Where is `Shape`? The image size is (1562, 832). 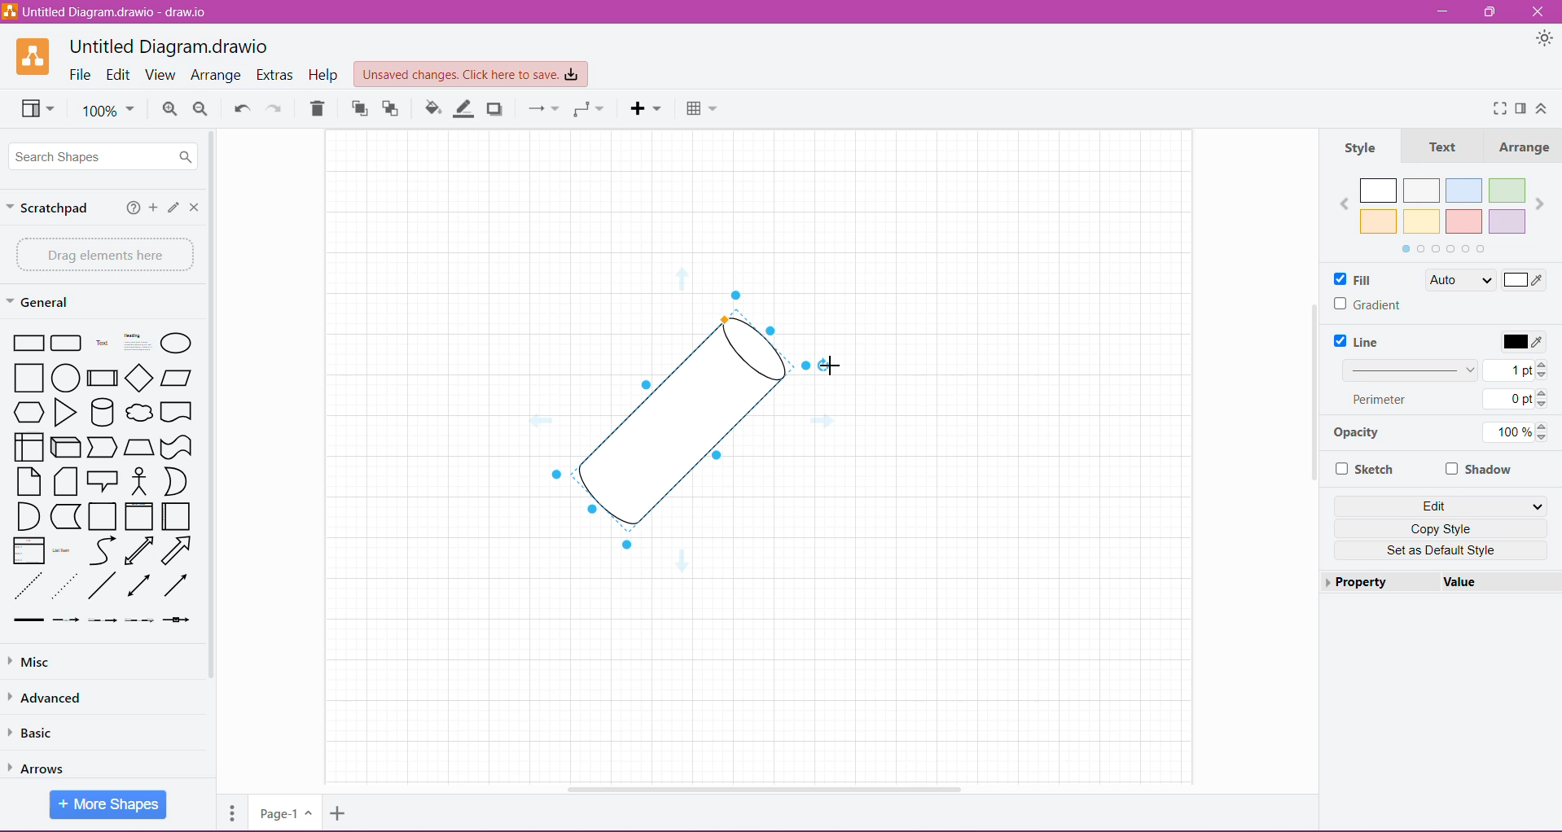
Shape is located at coordinates (680, 423).